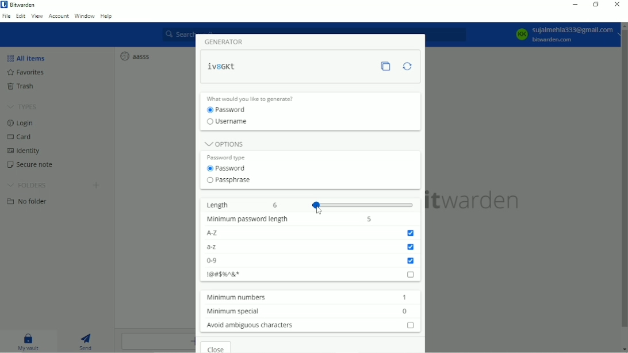 The width and height of the screenshot is (628, 353). I want to click on Generator, so click(227, 41).